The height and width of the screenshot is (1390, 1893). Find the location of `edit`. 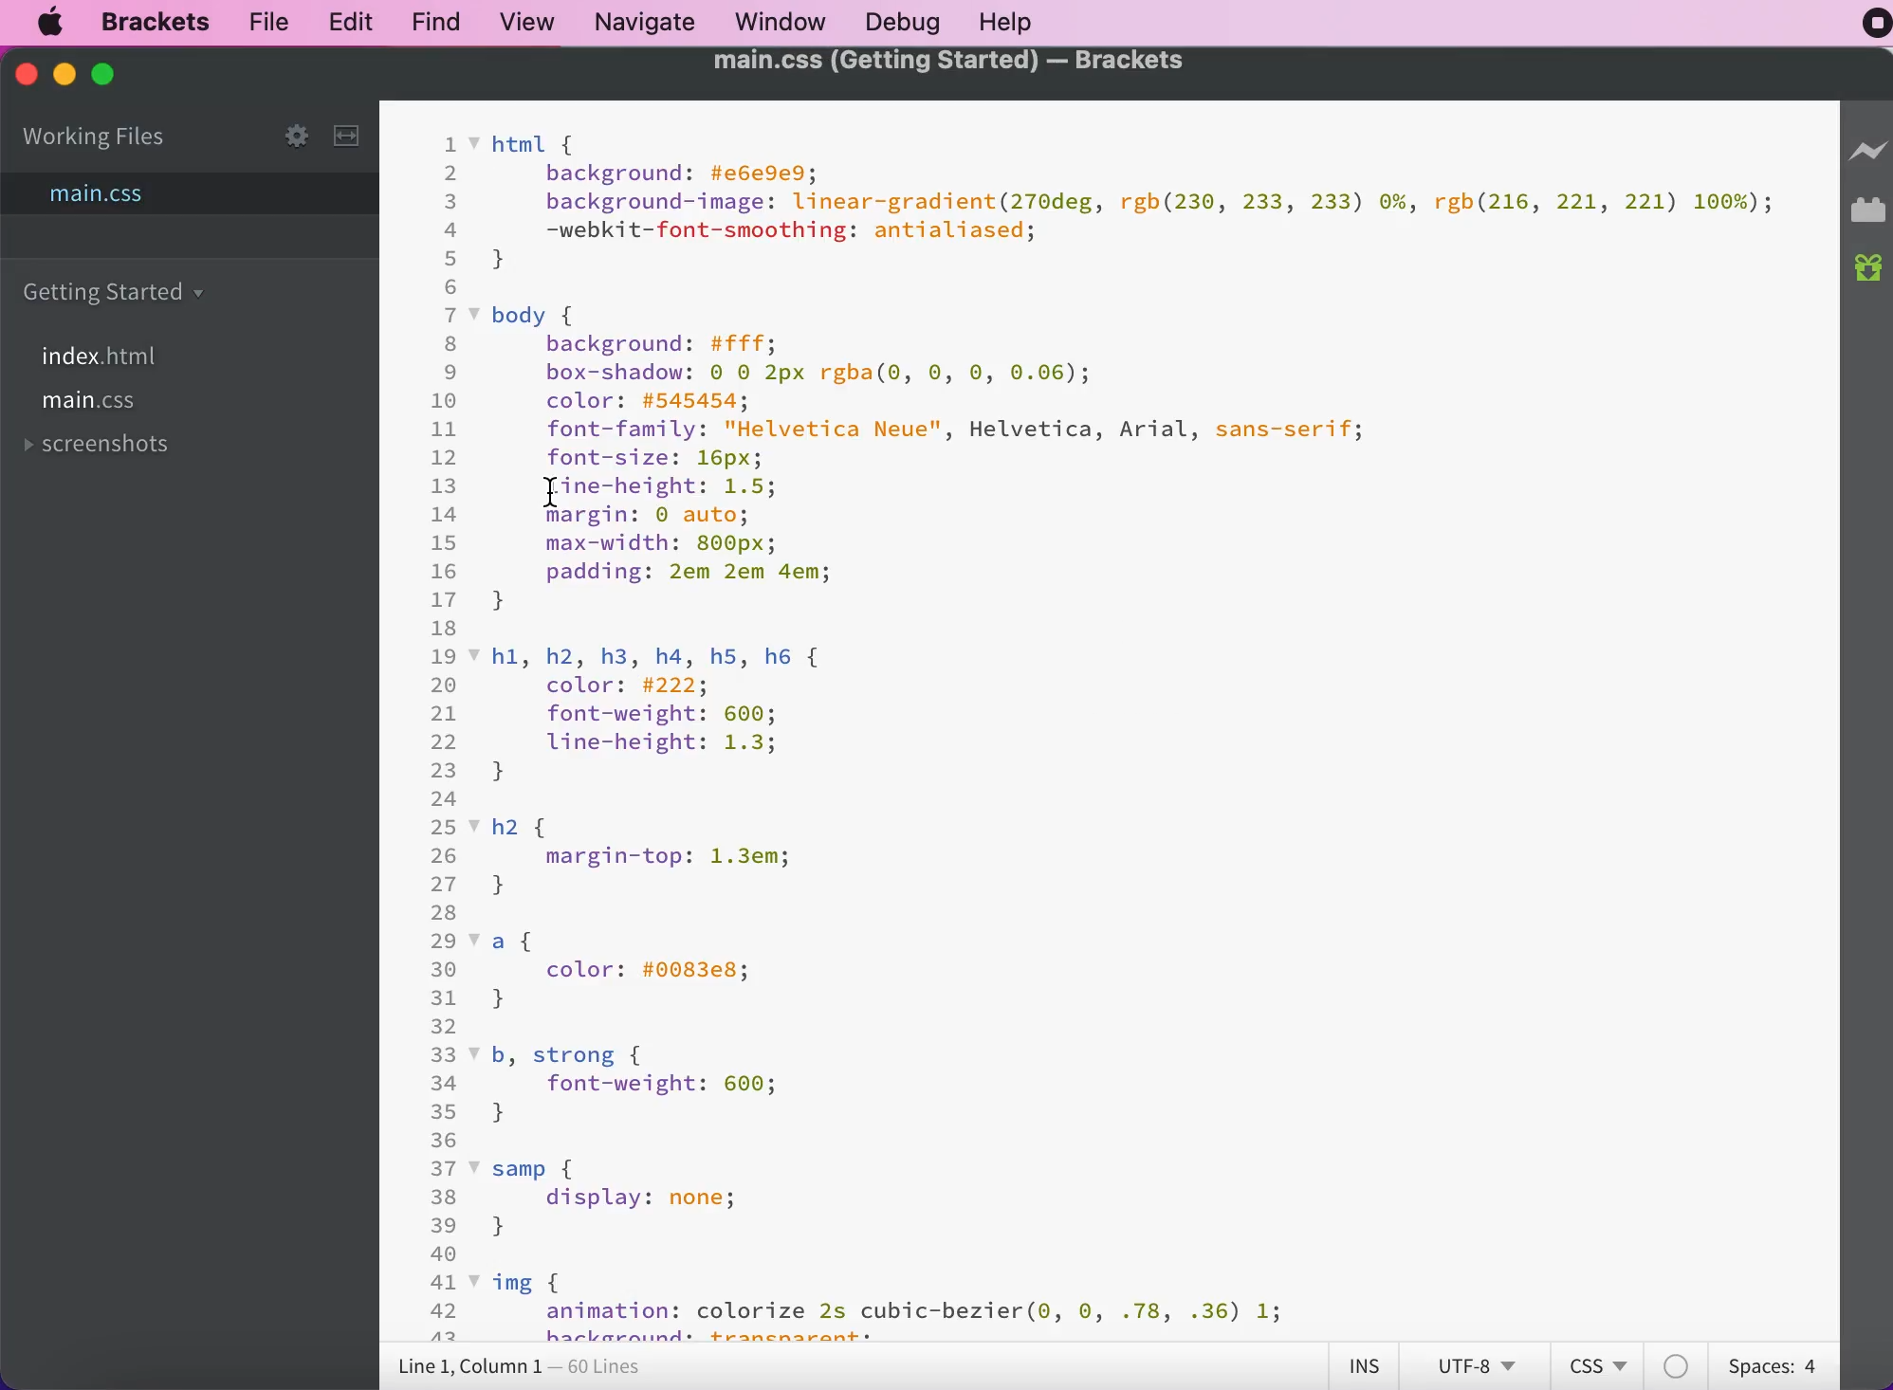

edit is located at coordinates (355, 21).